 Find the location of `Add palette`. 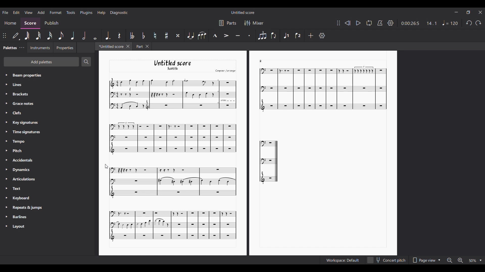

Add palette is located at coordinates (41, 62).